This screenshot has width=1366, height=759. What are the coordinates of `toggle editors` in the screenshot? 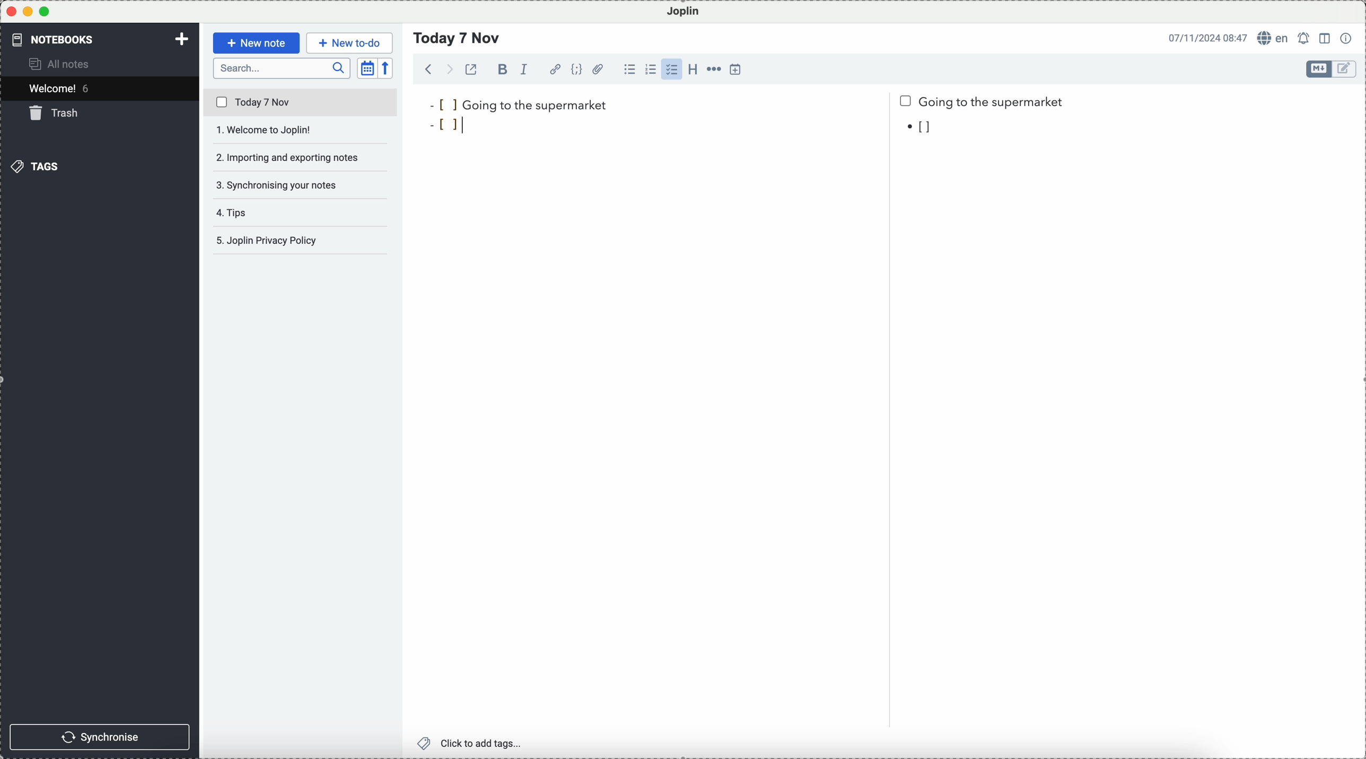 It's located at (1346, 69).